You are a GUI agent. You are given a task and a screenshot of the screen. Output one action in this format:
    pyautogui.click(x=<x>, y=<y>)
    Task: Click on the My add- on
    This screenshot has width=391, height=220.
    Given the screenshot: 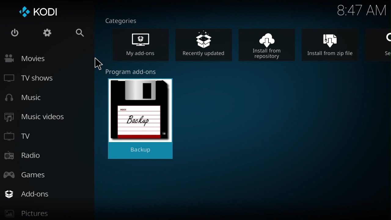 What is the action you would take?
    pyautogui.click(x=146, y=46)
    